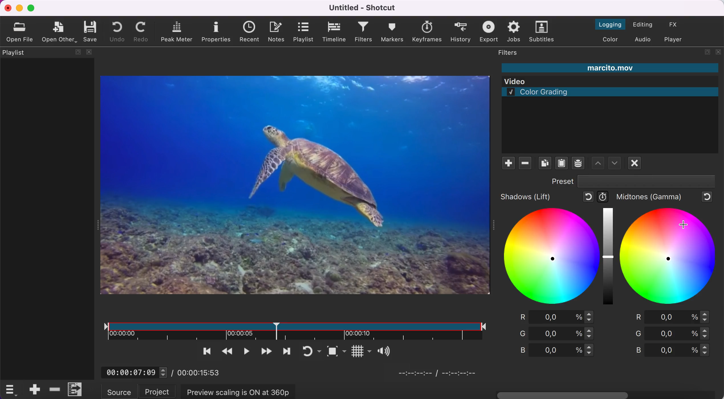  Describe the element at coordinates (644, 25) in the screenshot. I see `switch to the editing layout` at that location.